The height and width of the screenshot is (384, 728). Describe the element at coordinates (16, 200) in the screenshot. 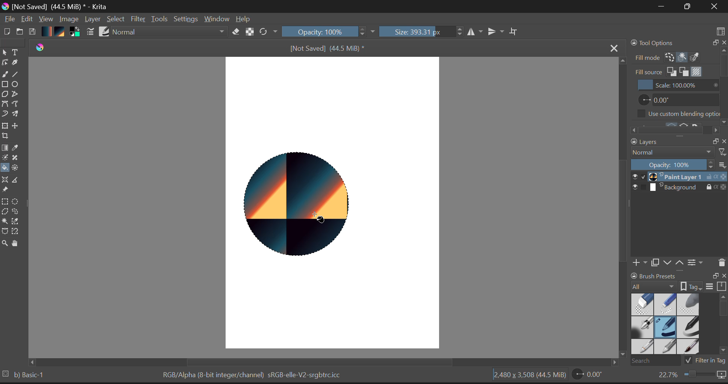

I see `Circular Selection Selected` at that location.